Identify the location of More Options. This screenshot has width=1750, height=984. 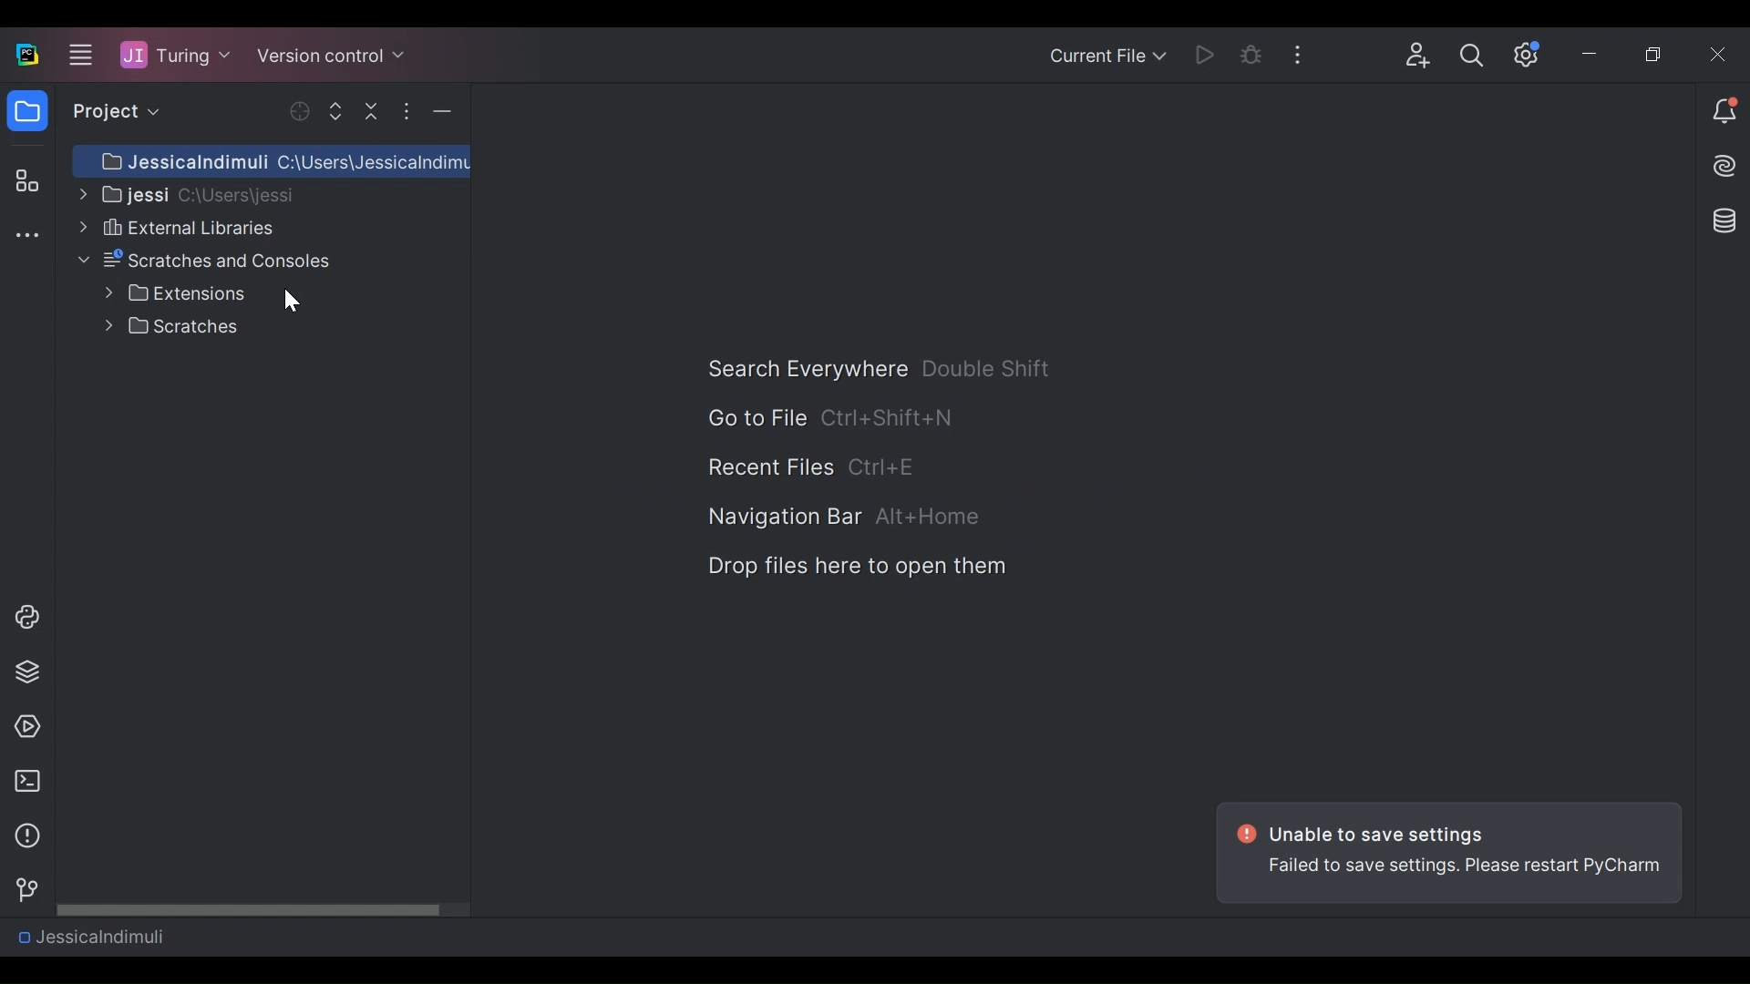
(1303, 53).